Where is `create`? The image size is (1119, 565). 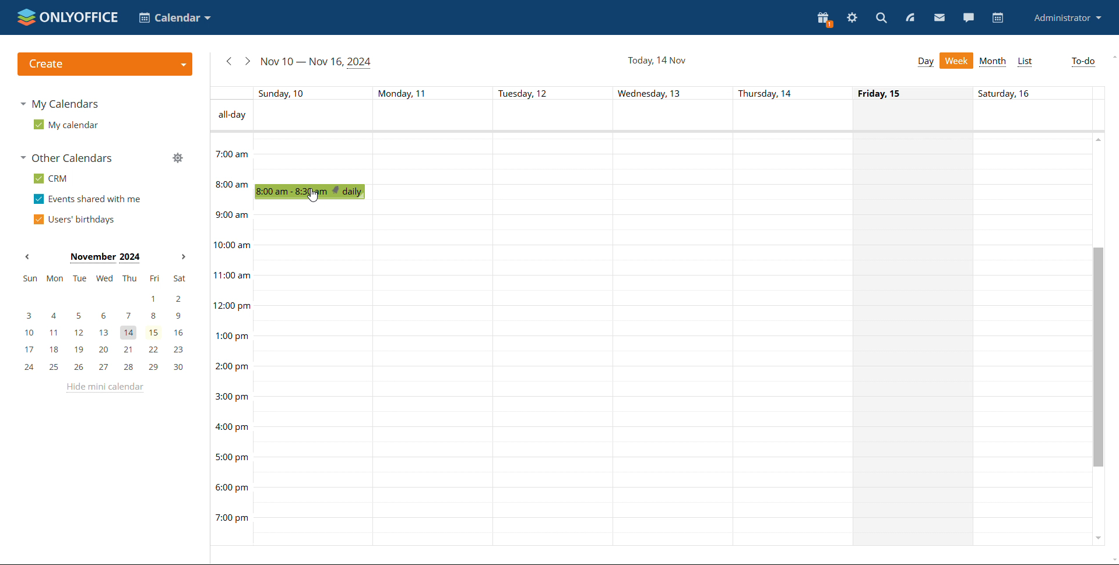
create is located at coordinates (104, 64).